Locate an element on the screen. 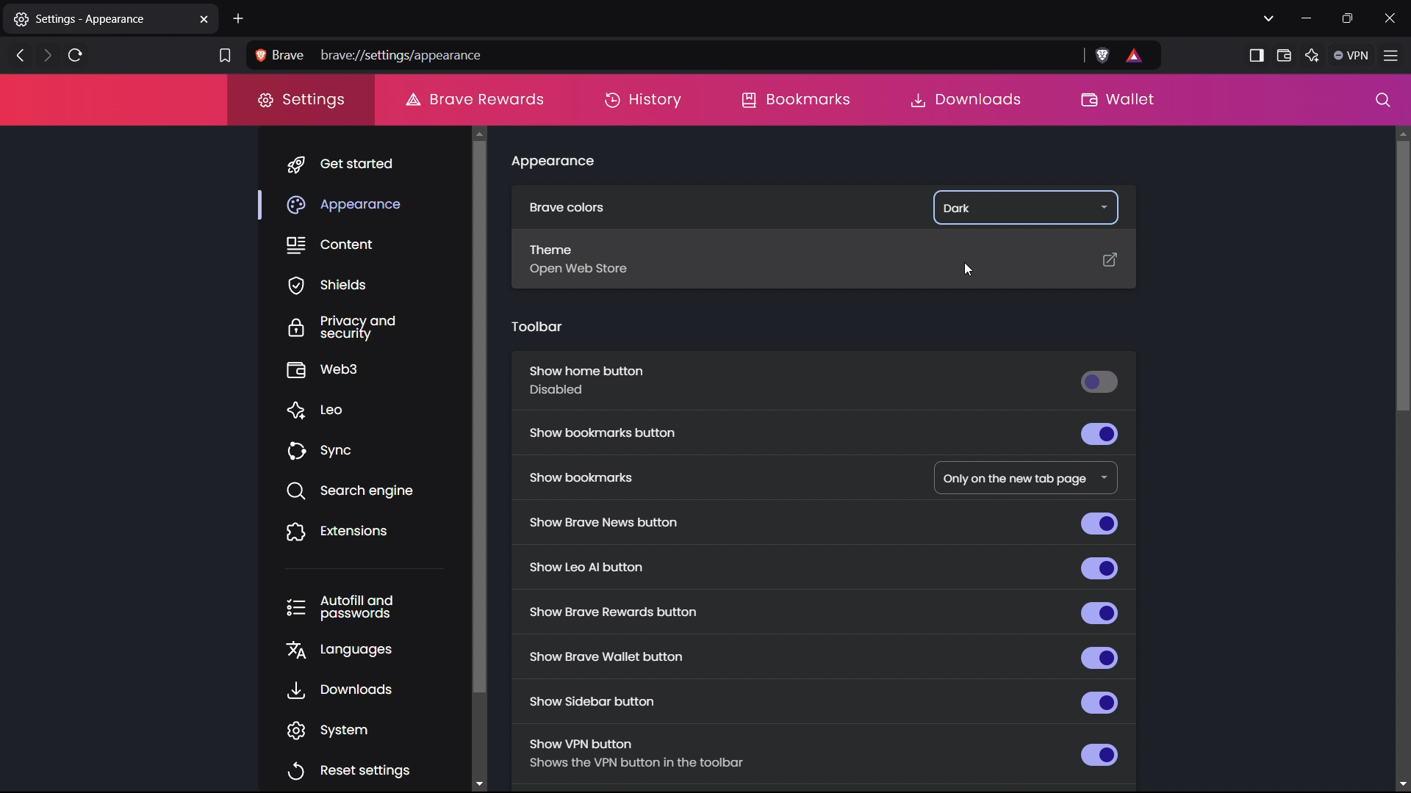 The height and width of the screenshot is (793, 1411). show sidebar is located at coordinates (1256, 54).